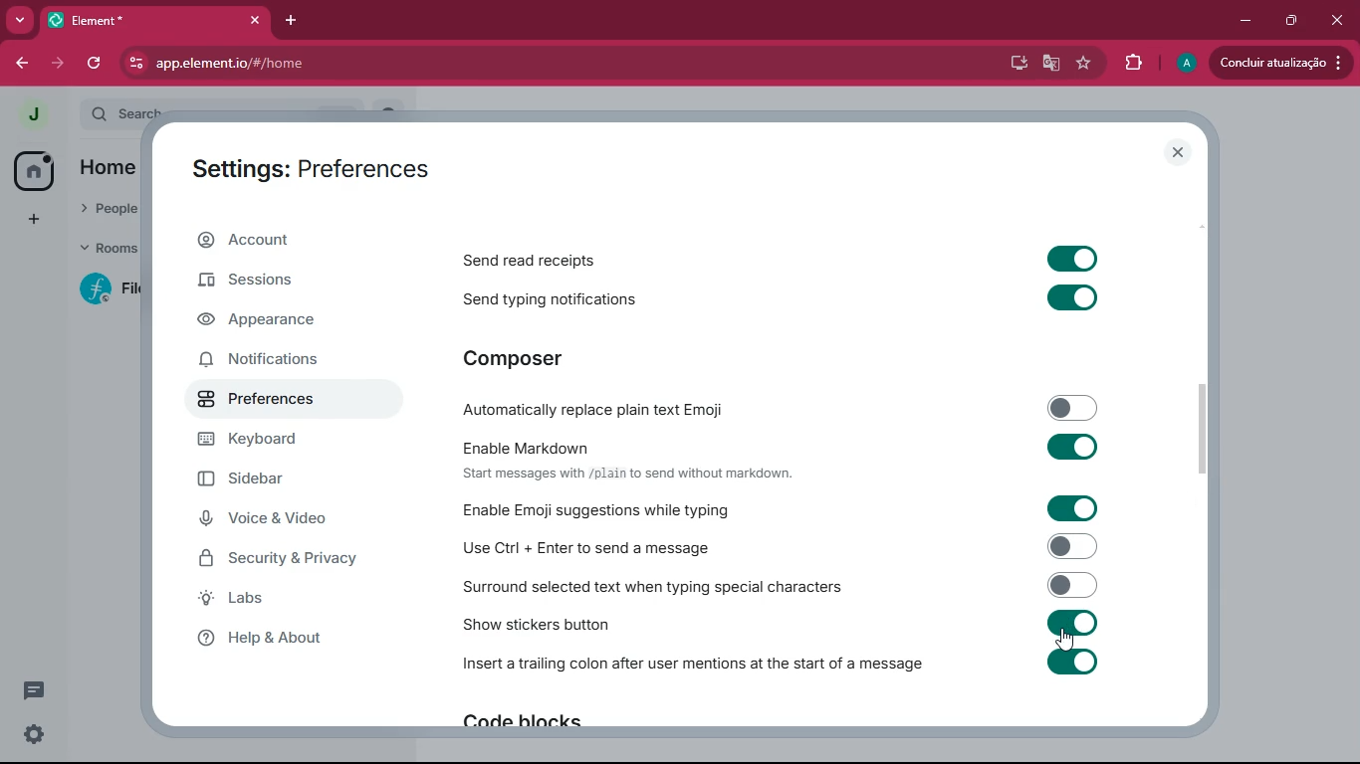 Image resolution: width=1360 pixels, height=764 pixels. What do you see at coordinates (282, 322) in the screenshot?
I see `appearance` at bounding box center [282, 322].